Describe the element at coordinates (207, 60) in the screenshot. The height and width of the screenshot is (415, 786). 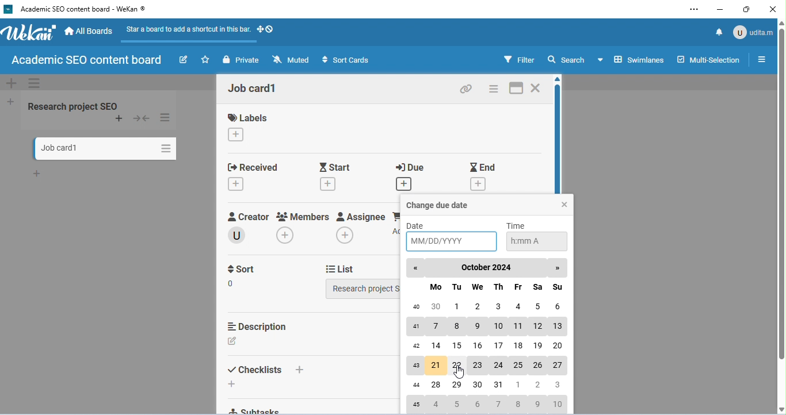
I see `star a board` at that location.